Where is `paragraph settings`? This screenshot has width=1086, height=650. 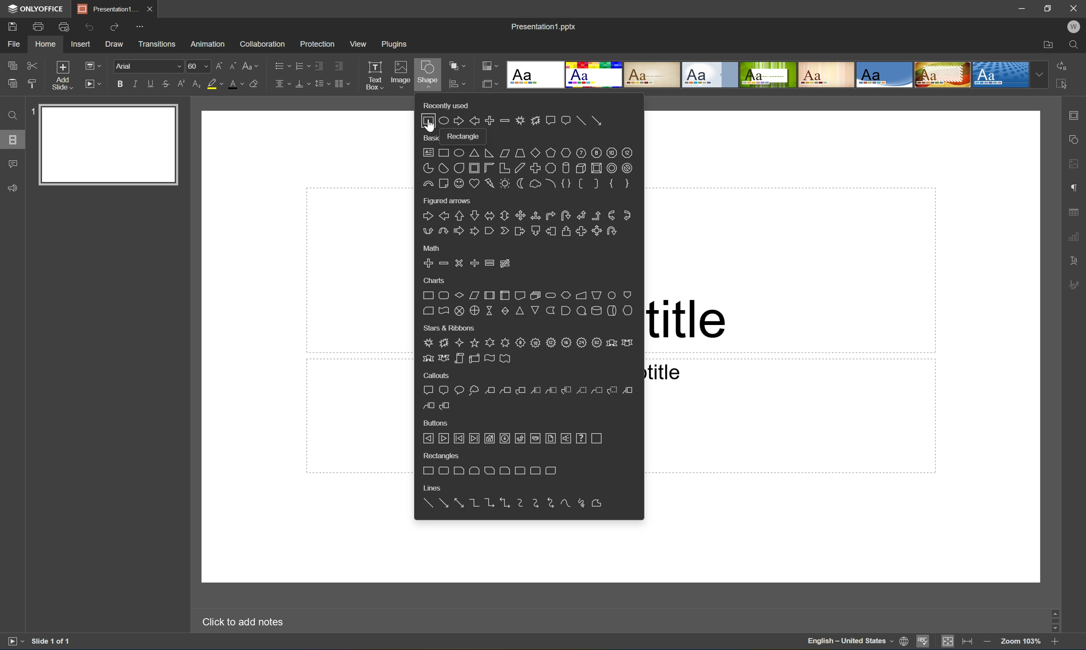 paragraph settings is located at coordinates (1075, 187).